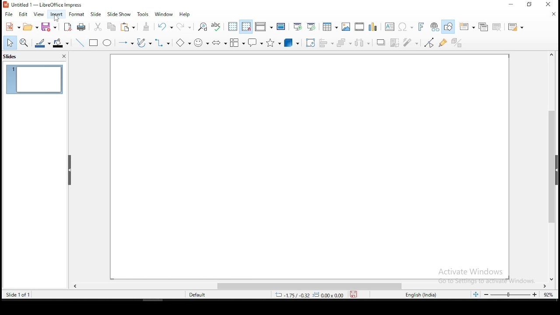 The height and width of the screenshot is (315, 560). What do you see at coordinates (511, 5) in the screenshot?
I see `minimize` at bounding box center [511, 5].